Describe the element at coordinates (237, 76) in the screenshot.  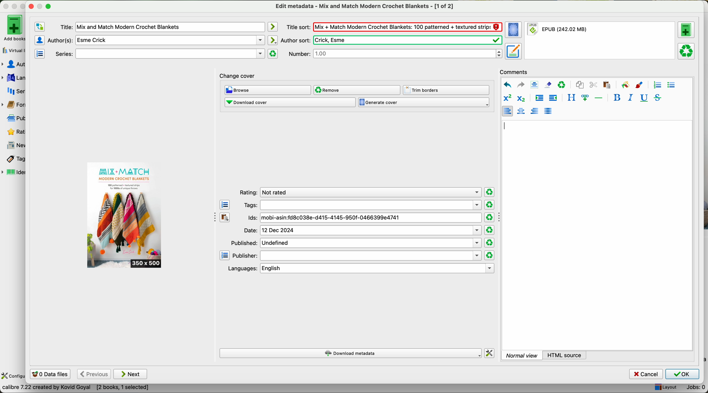
I see `change cover` at that location.